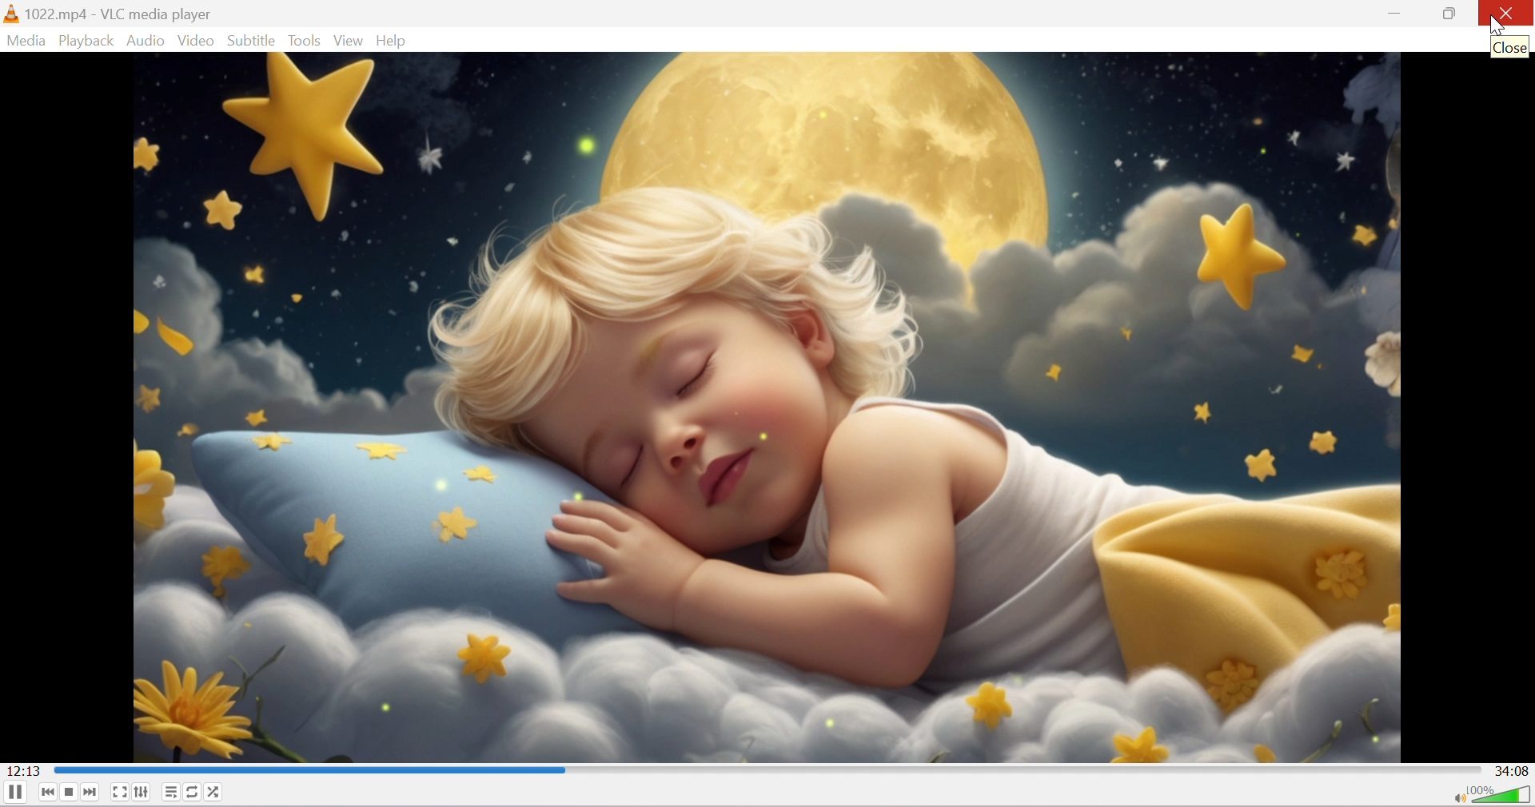 The image size is (1535, 807). What do you see at coordinates (195, 792) in the screenshot?
I see `Click to toggle between loop all, loop one and no loop` at bounding box center [195, 792].